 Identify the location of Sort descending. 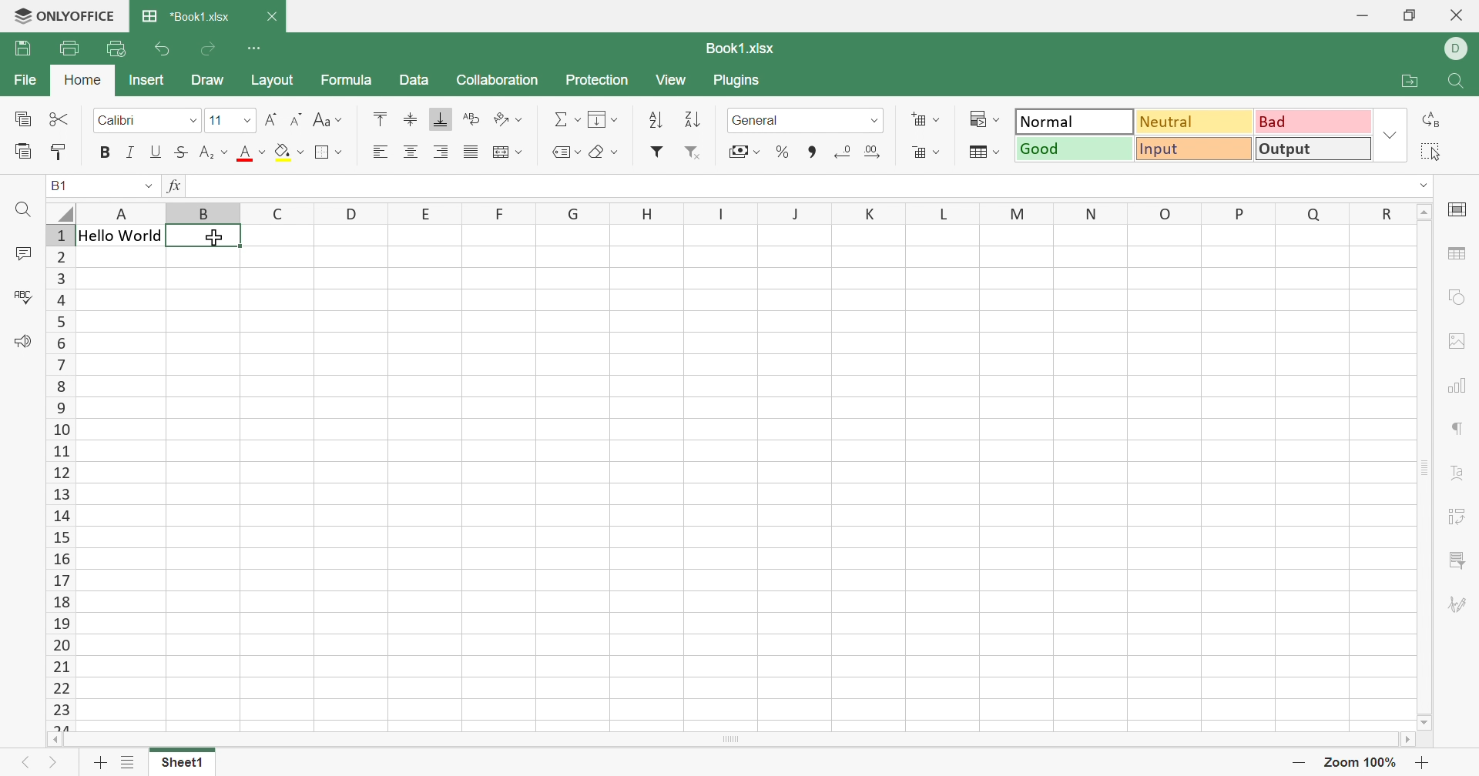
(693, 119).